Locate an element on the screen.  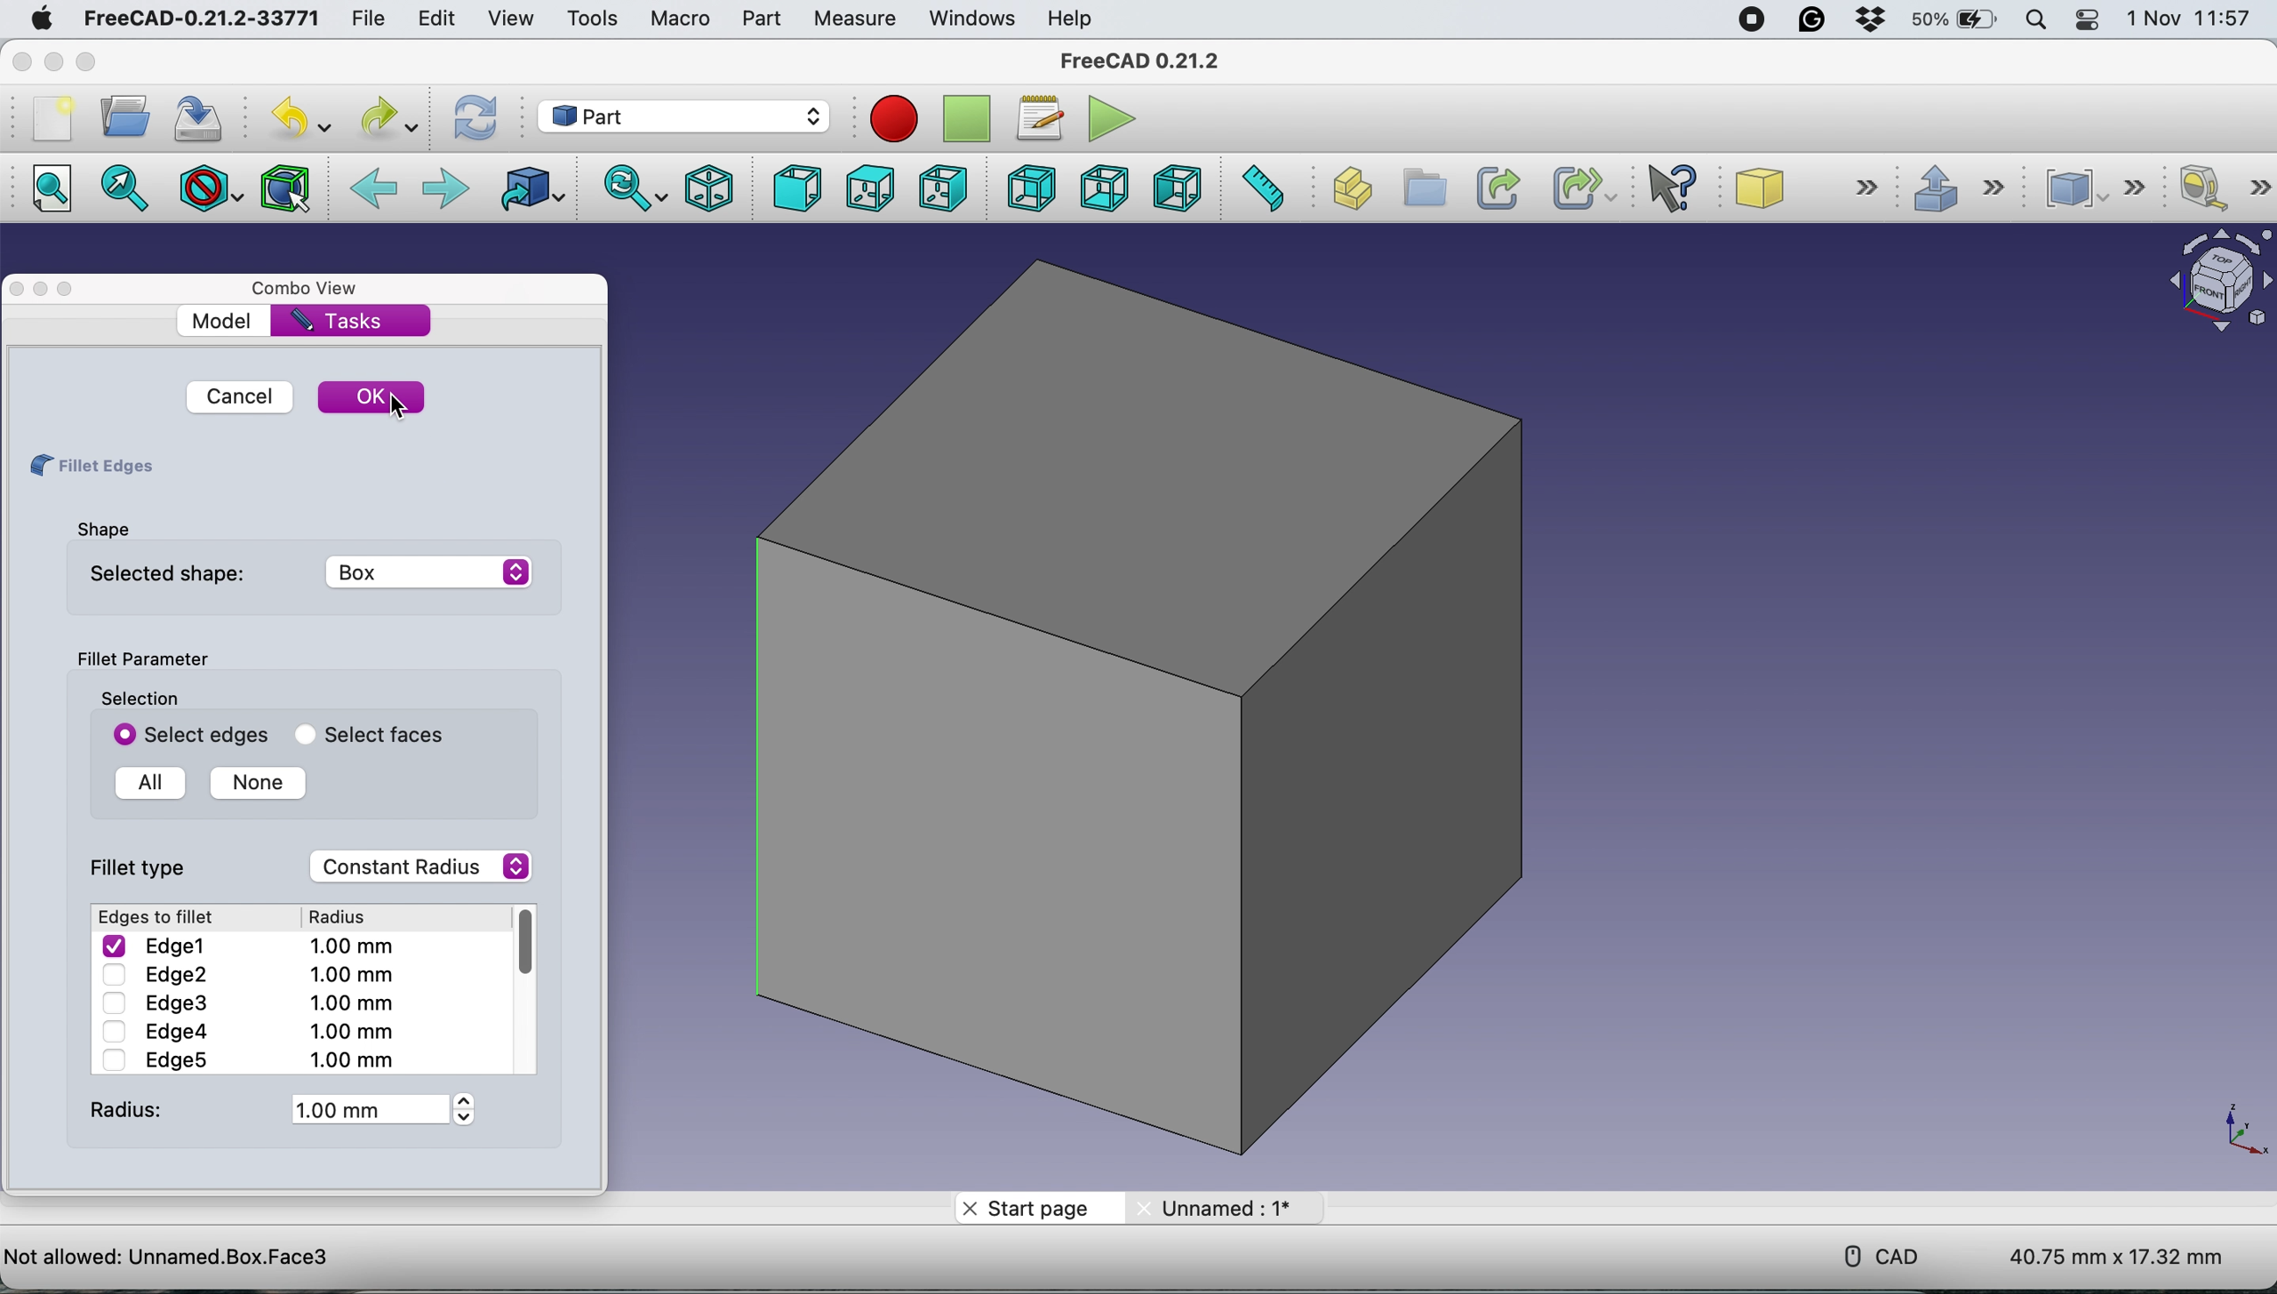
execute macros is located at coordinates (1111, 116).